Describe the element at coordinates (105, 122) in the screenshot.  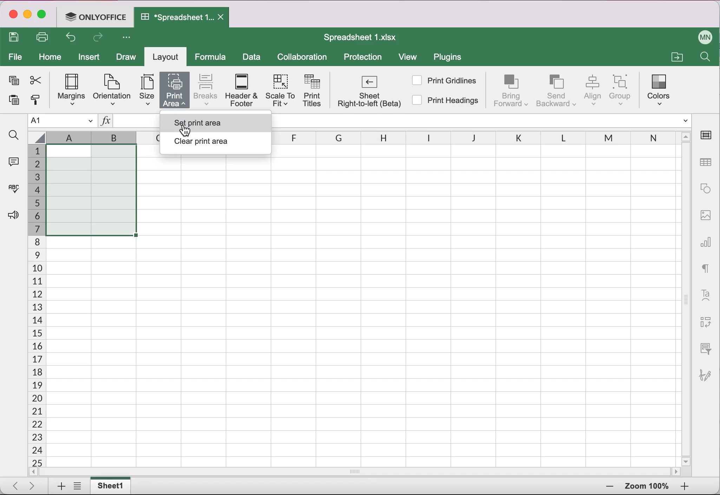
I see `Insert function` at that location.